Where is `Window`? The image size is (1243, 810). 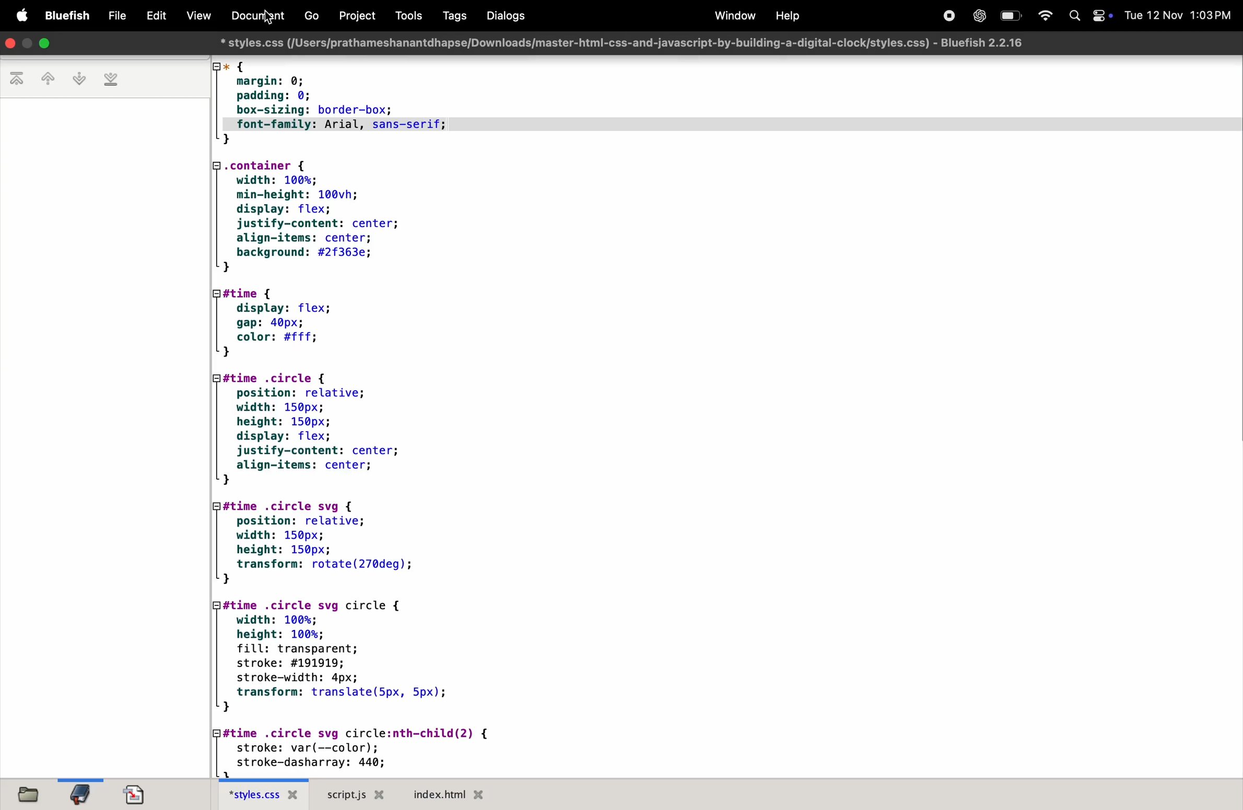
Window is located at coordinates (732, 16).